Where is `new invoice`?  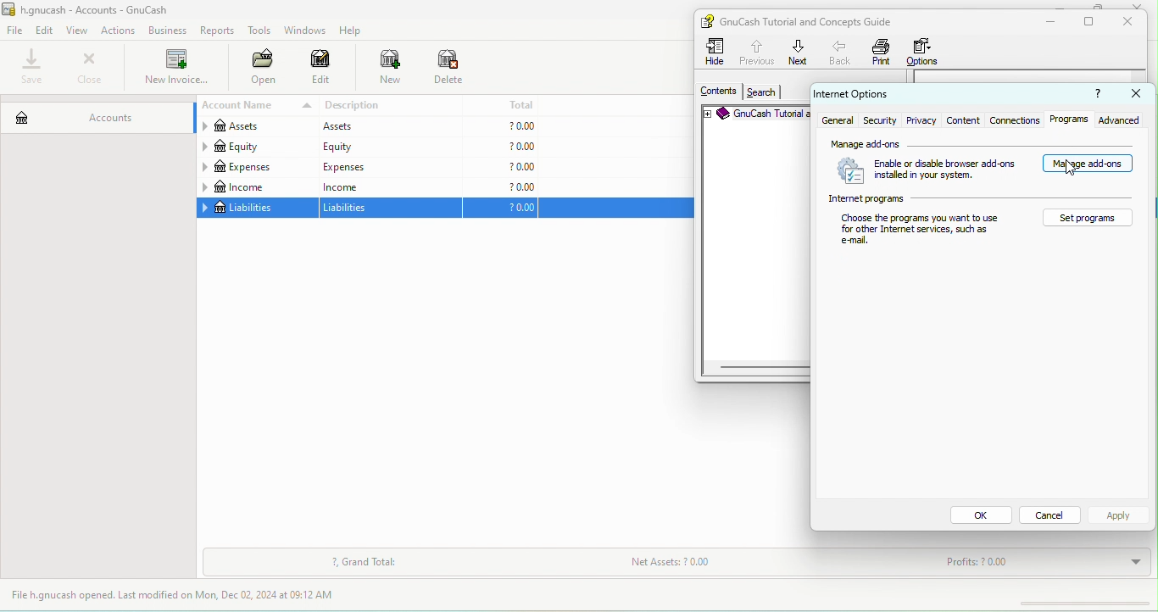
new invoice is located at coordinates (175, 69).